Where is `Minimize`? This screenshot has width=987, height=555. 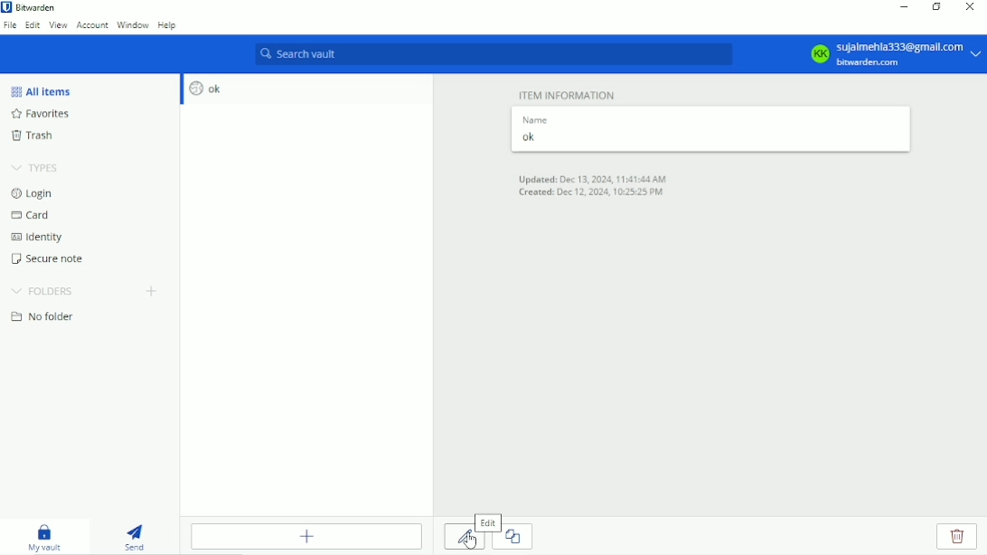 Minimize is located at coordinates (904, 7).